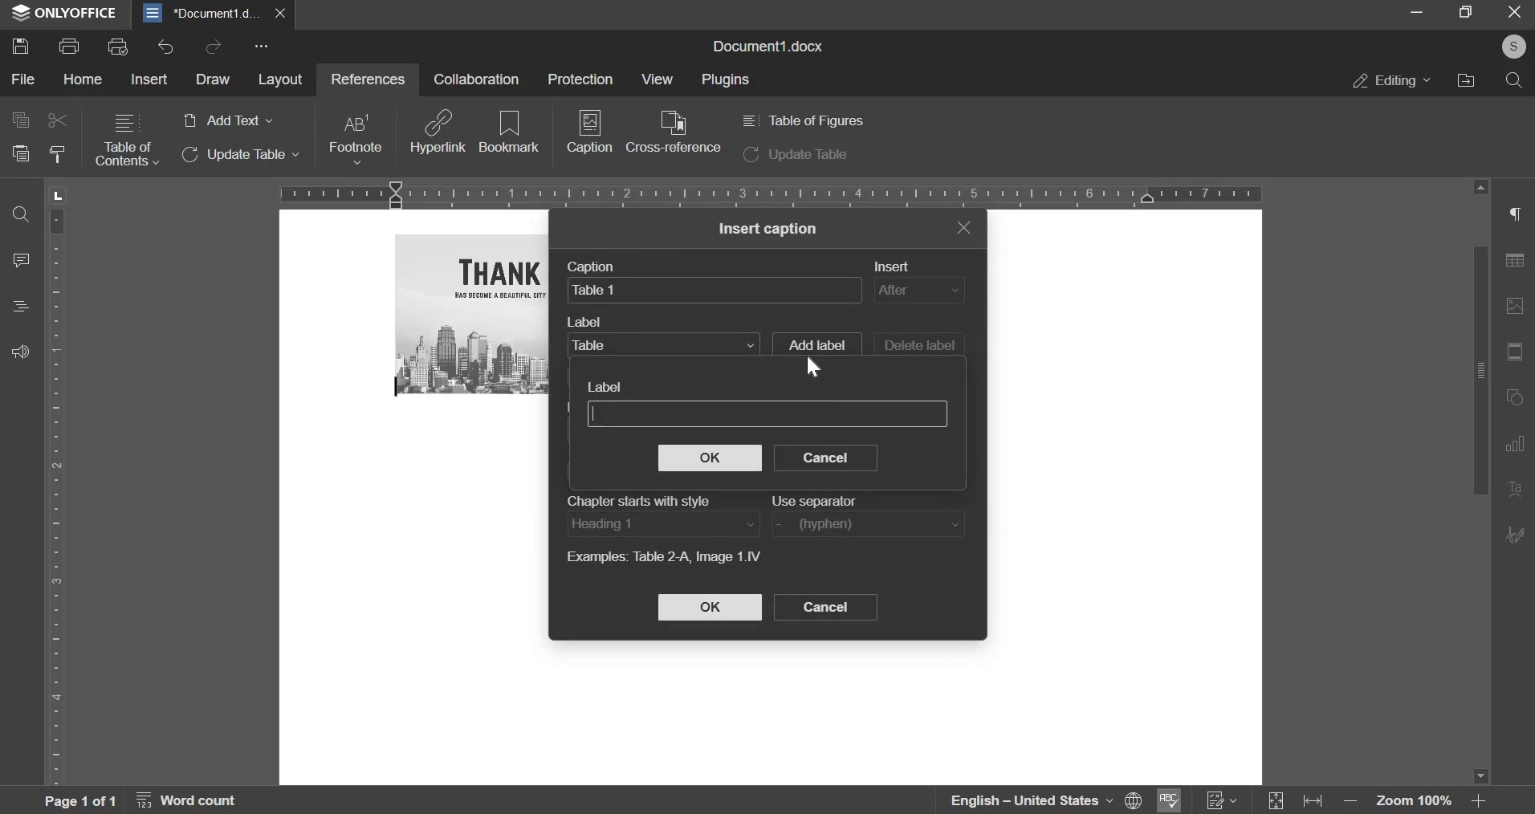 The height and width of the screenshot is (814, 1535). Describe the element at coordinates (662, 523) in the screenshot. I see `heading` at that location.